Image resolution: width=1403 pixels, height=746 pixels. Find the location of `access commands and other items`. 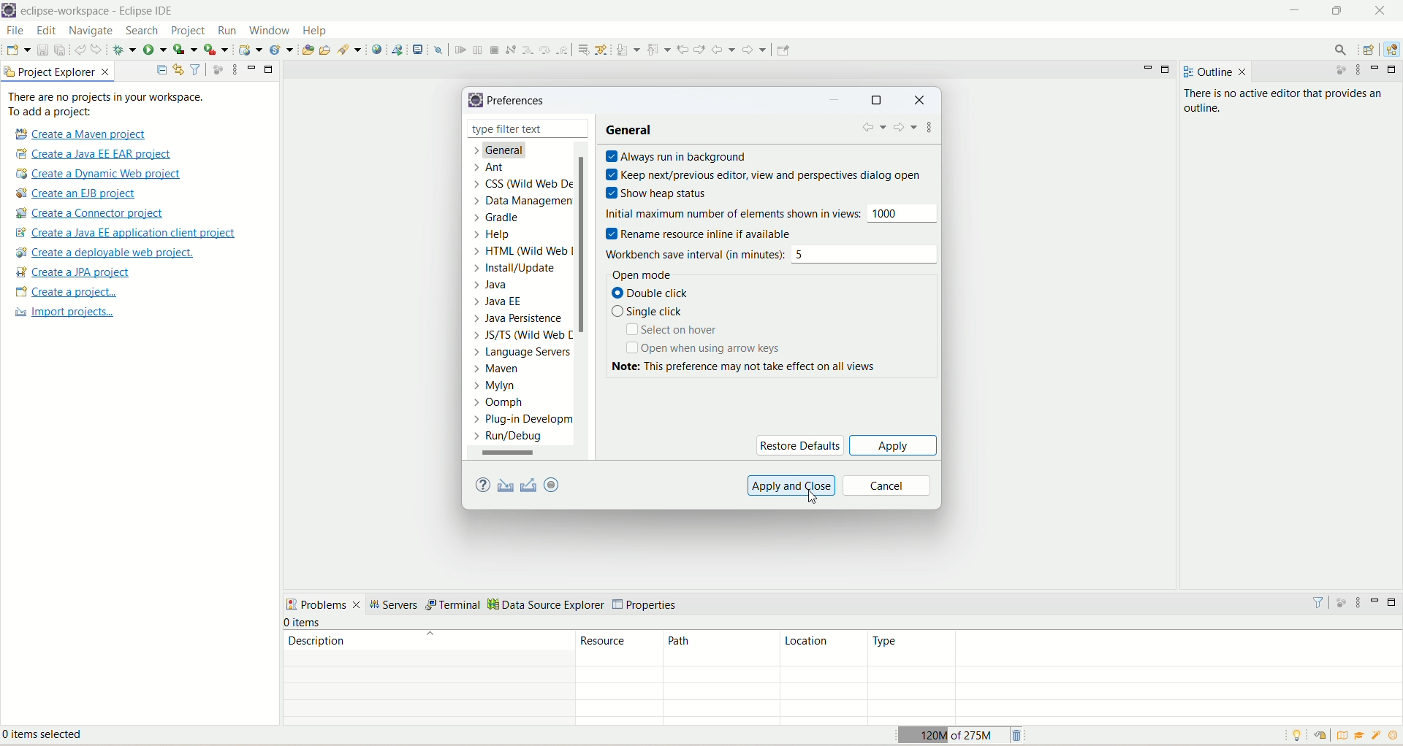

access commands and other items is located at coordinates (1339, 50).